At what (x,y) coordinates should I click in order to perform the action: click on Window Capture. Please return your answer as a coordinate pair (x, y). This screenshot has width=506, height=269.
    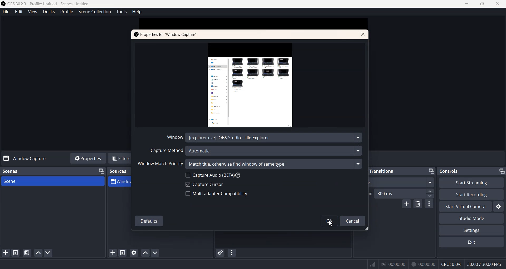
    Looking at the image, I should click on (27, 158).